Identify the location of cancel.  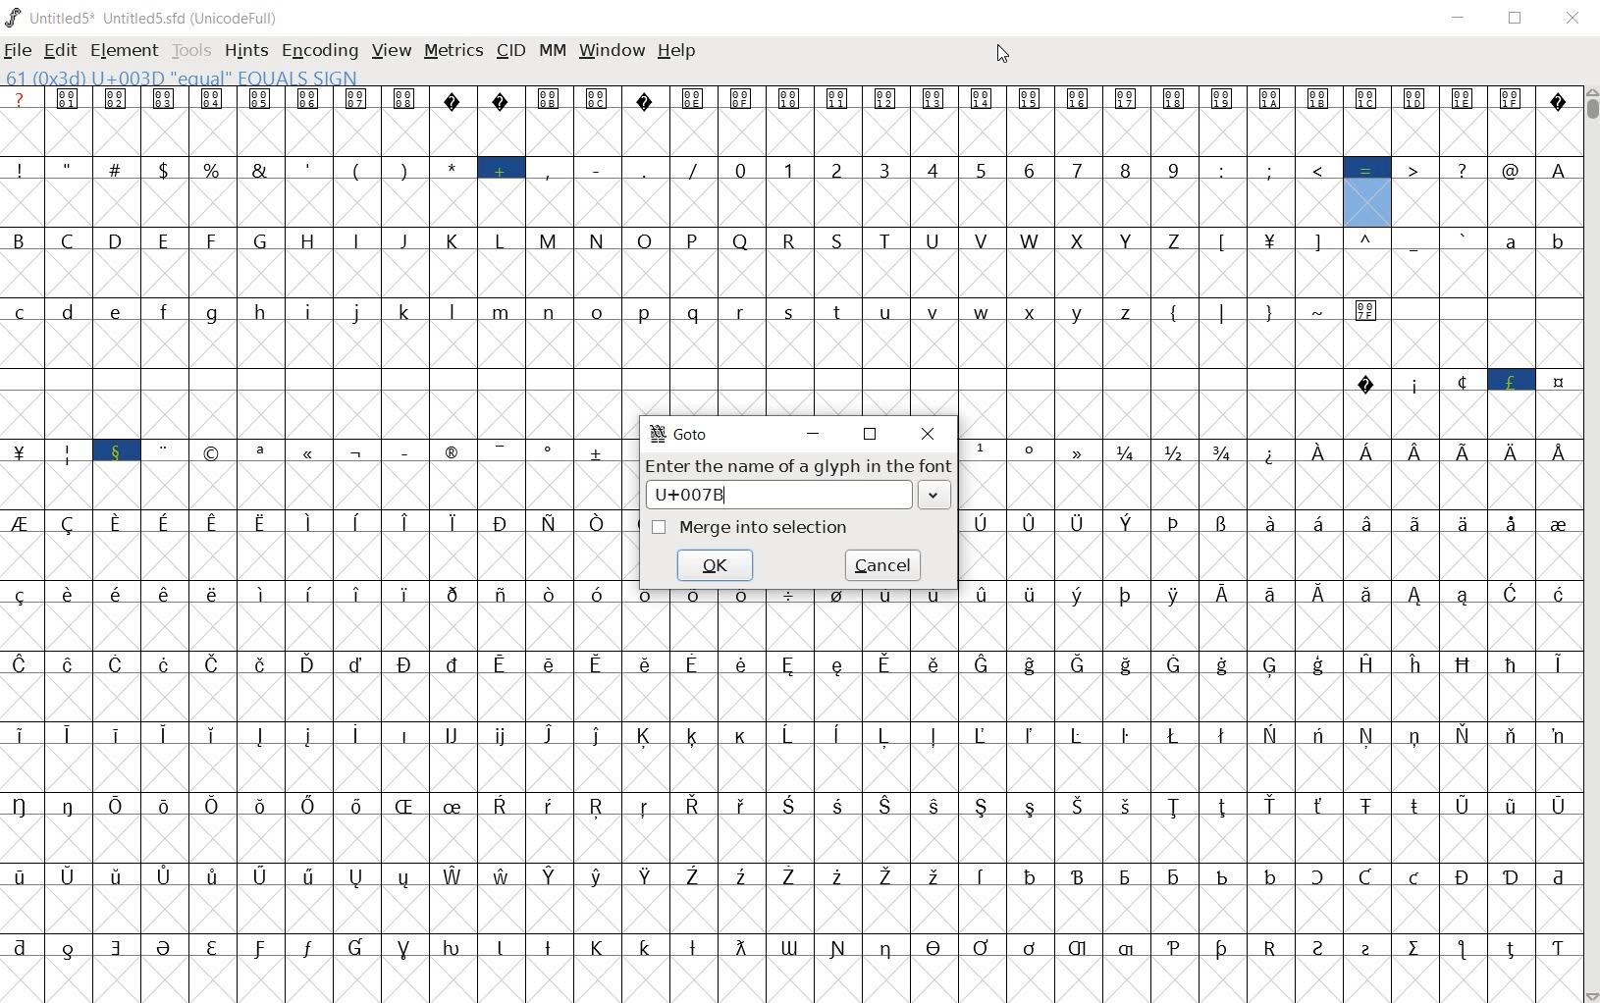
(881, 567).